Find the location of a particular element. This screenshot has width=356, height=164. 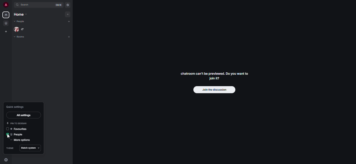

people is located at coordinates (6, 23).